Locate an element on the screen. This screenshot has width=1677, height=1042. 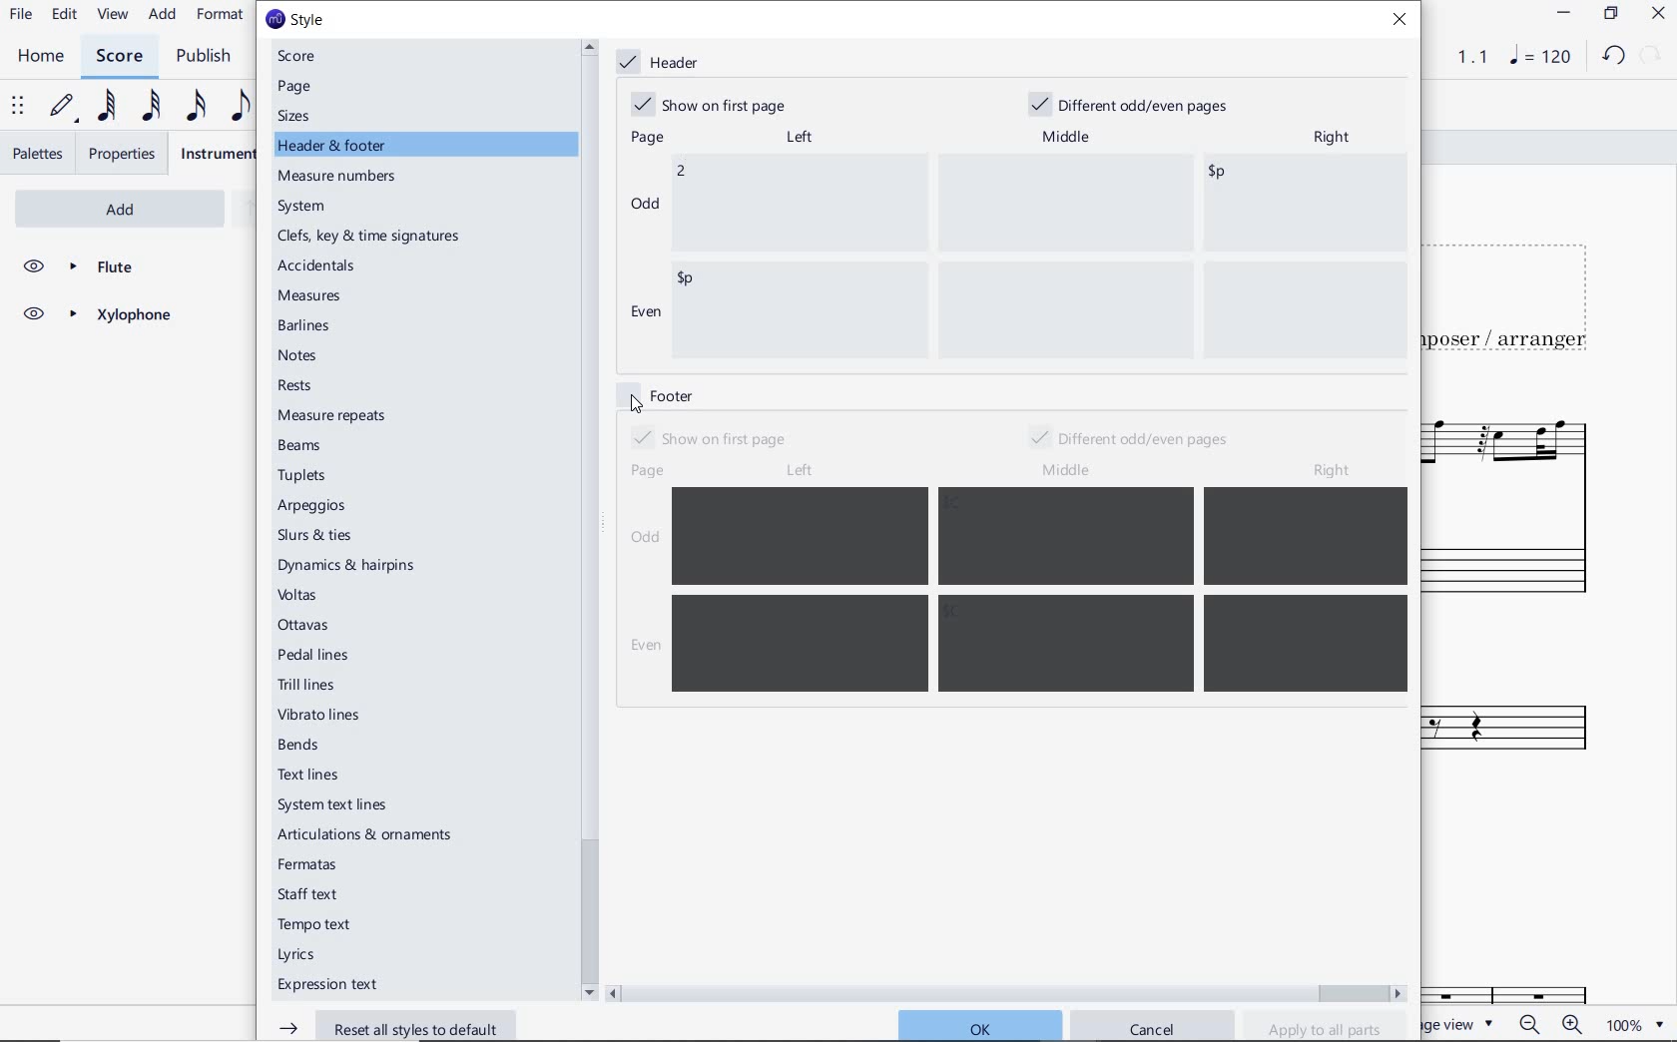
rests is located at coordinates (313, 386).